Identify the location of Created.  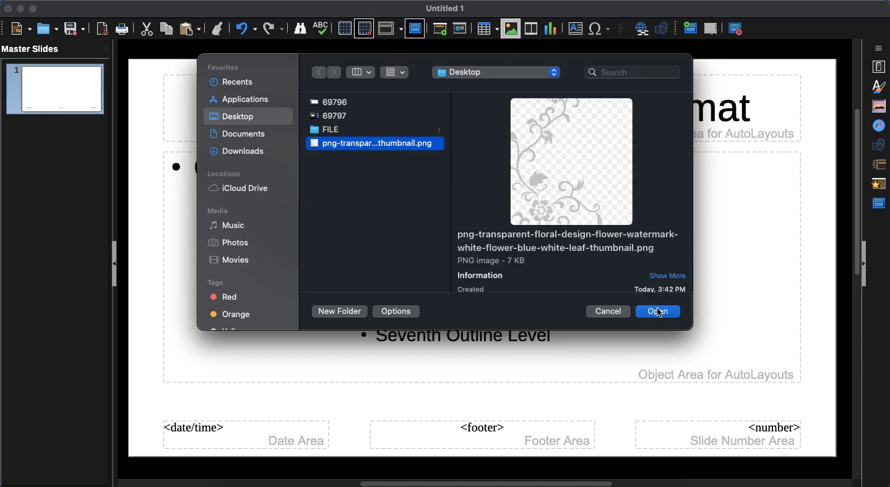
(473, 290).